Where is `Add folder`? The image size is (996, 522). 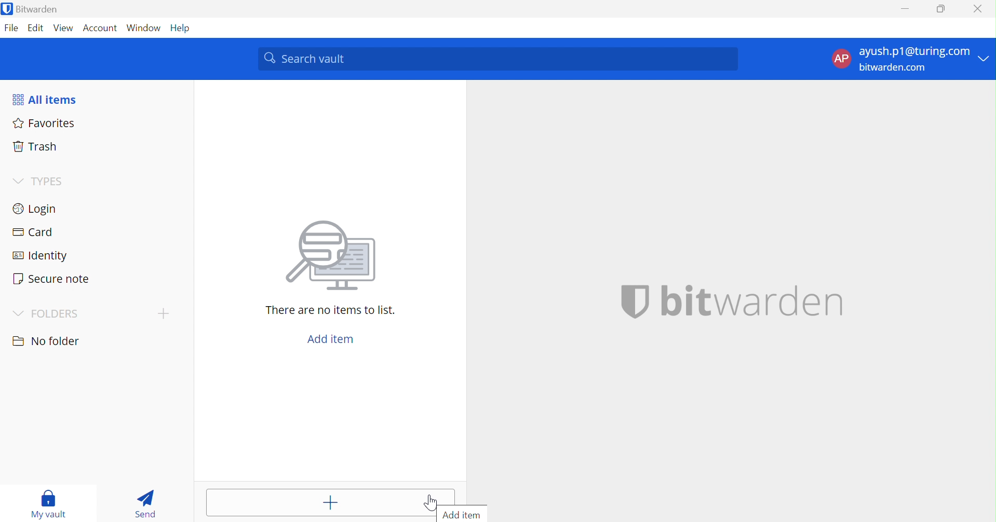 Add folder is located at coordinates (164, 314).